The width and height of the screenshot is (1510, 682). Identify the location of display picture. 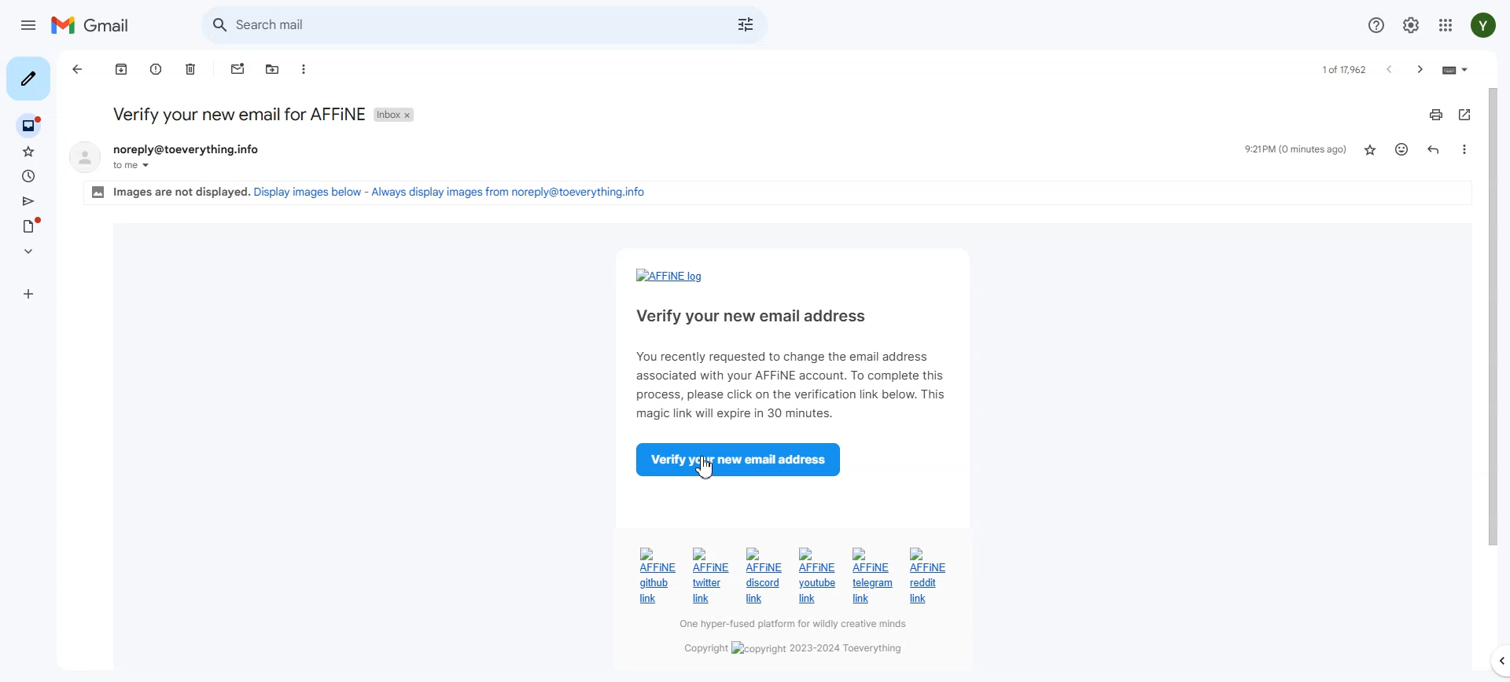
(81, 159).